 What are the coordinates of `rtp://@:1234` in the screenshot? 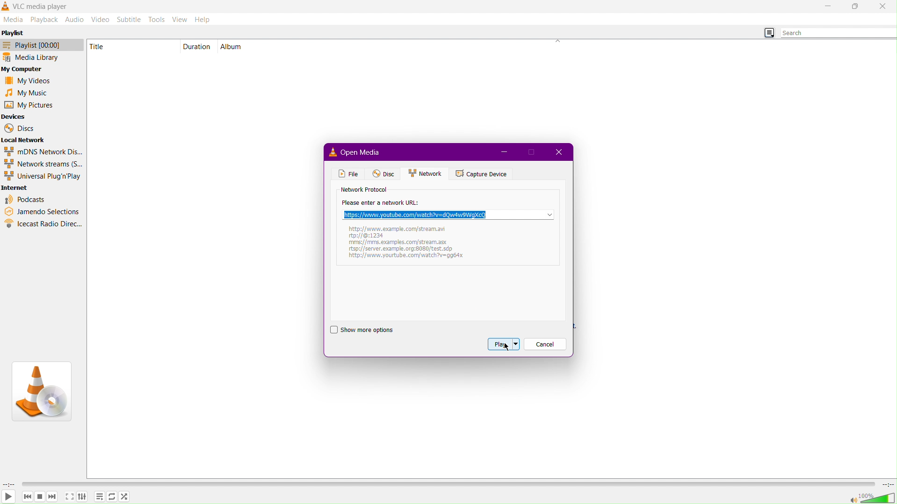 It's located at (372, 235).